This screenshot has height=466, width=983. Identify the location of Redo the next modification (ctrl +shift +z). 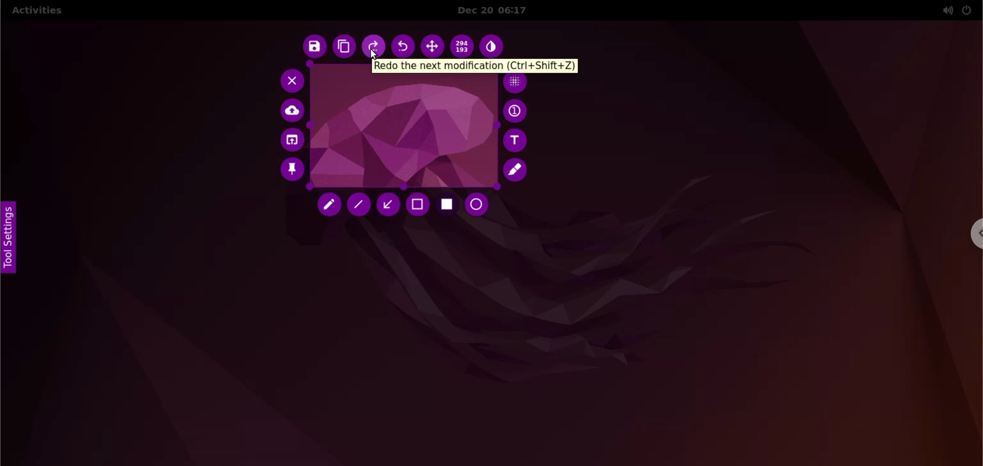
(474, 67).